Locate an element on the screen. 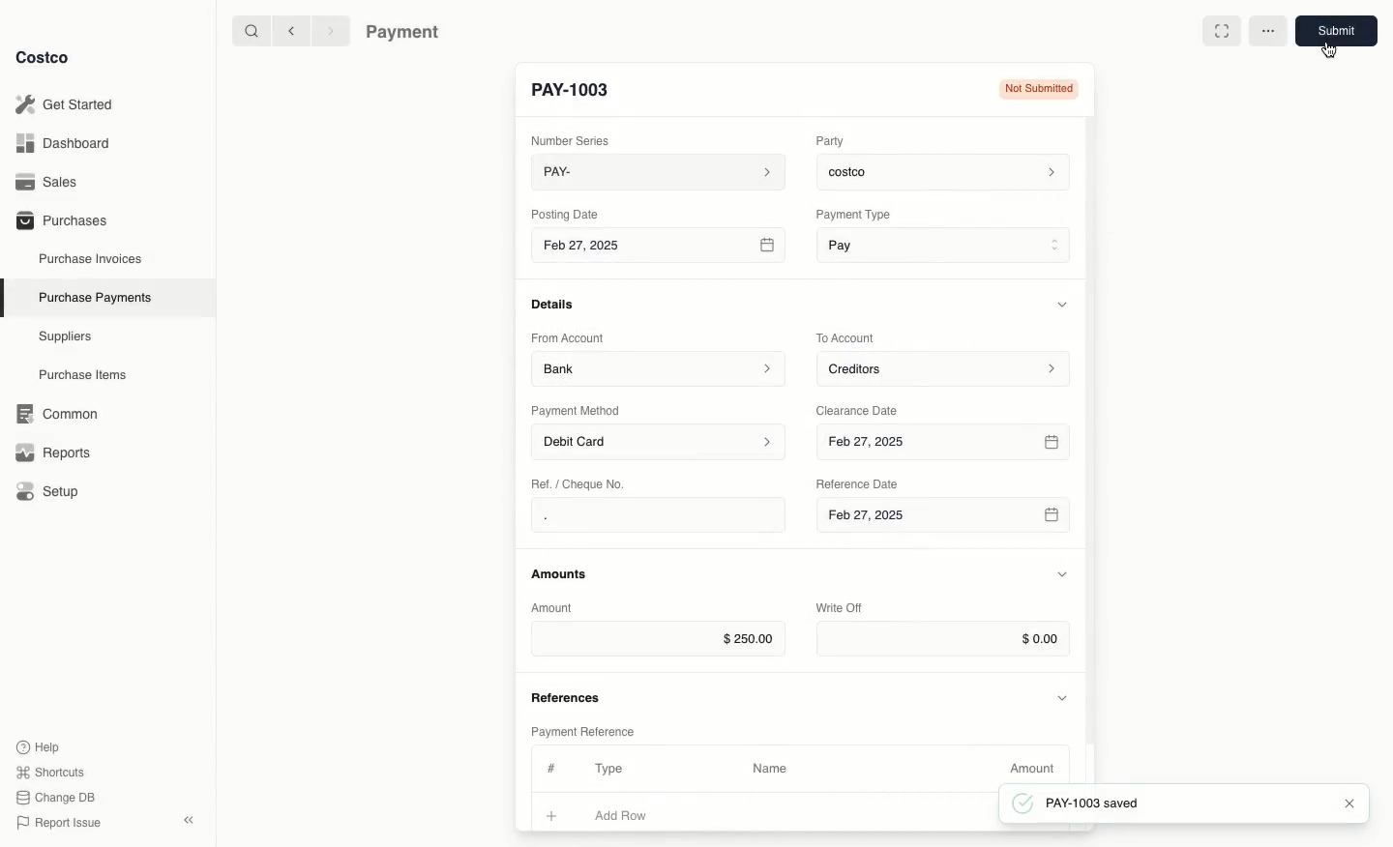 The width and height of the screenshot is (1393, 847). Purchase Items is located at coordinates (85, 375).